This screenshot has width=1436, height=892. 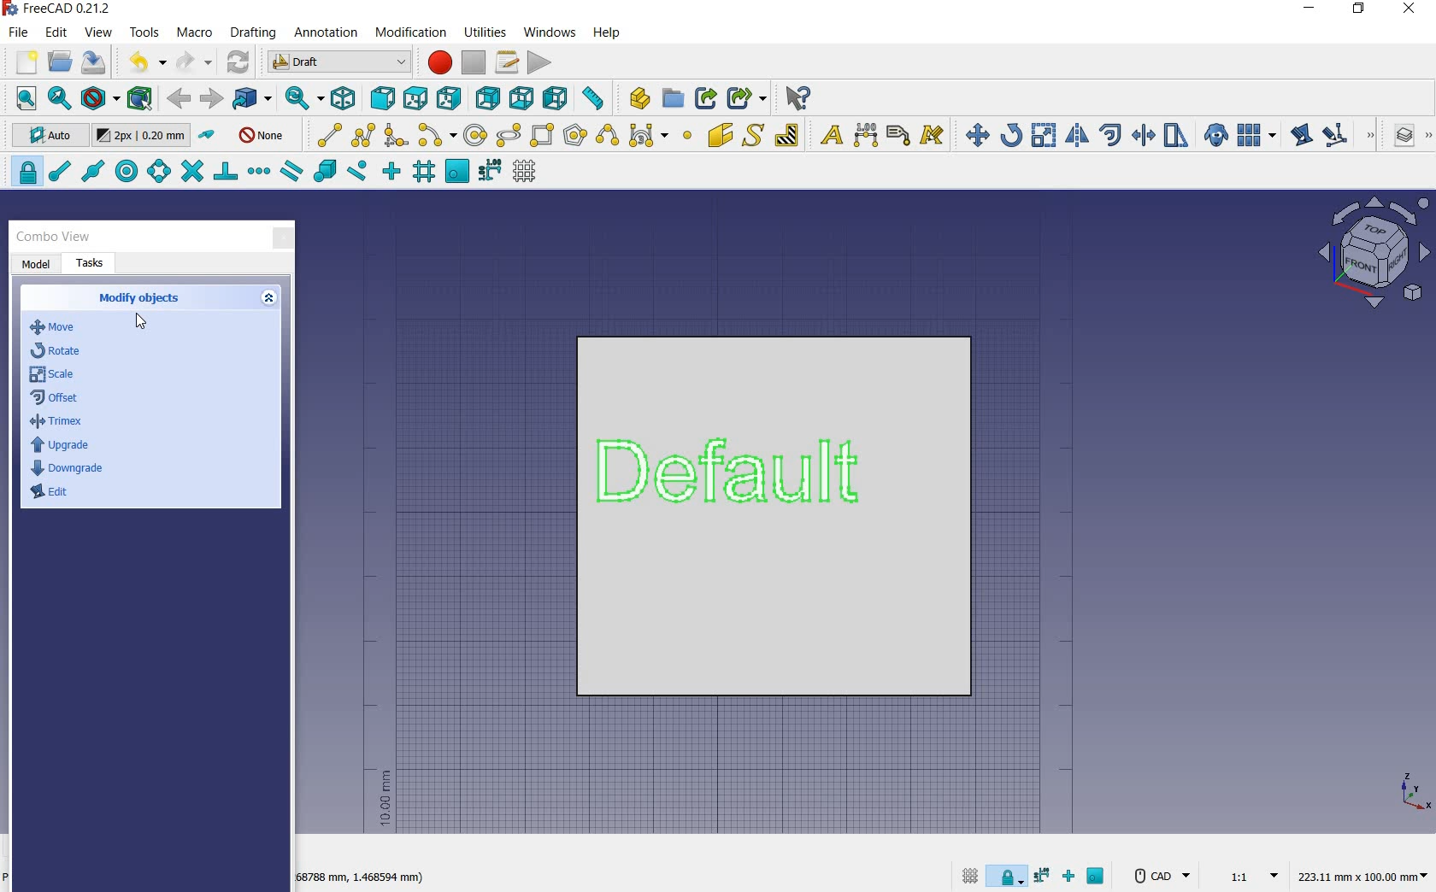 I want to click on redo, so click(x=194, y=62).